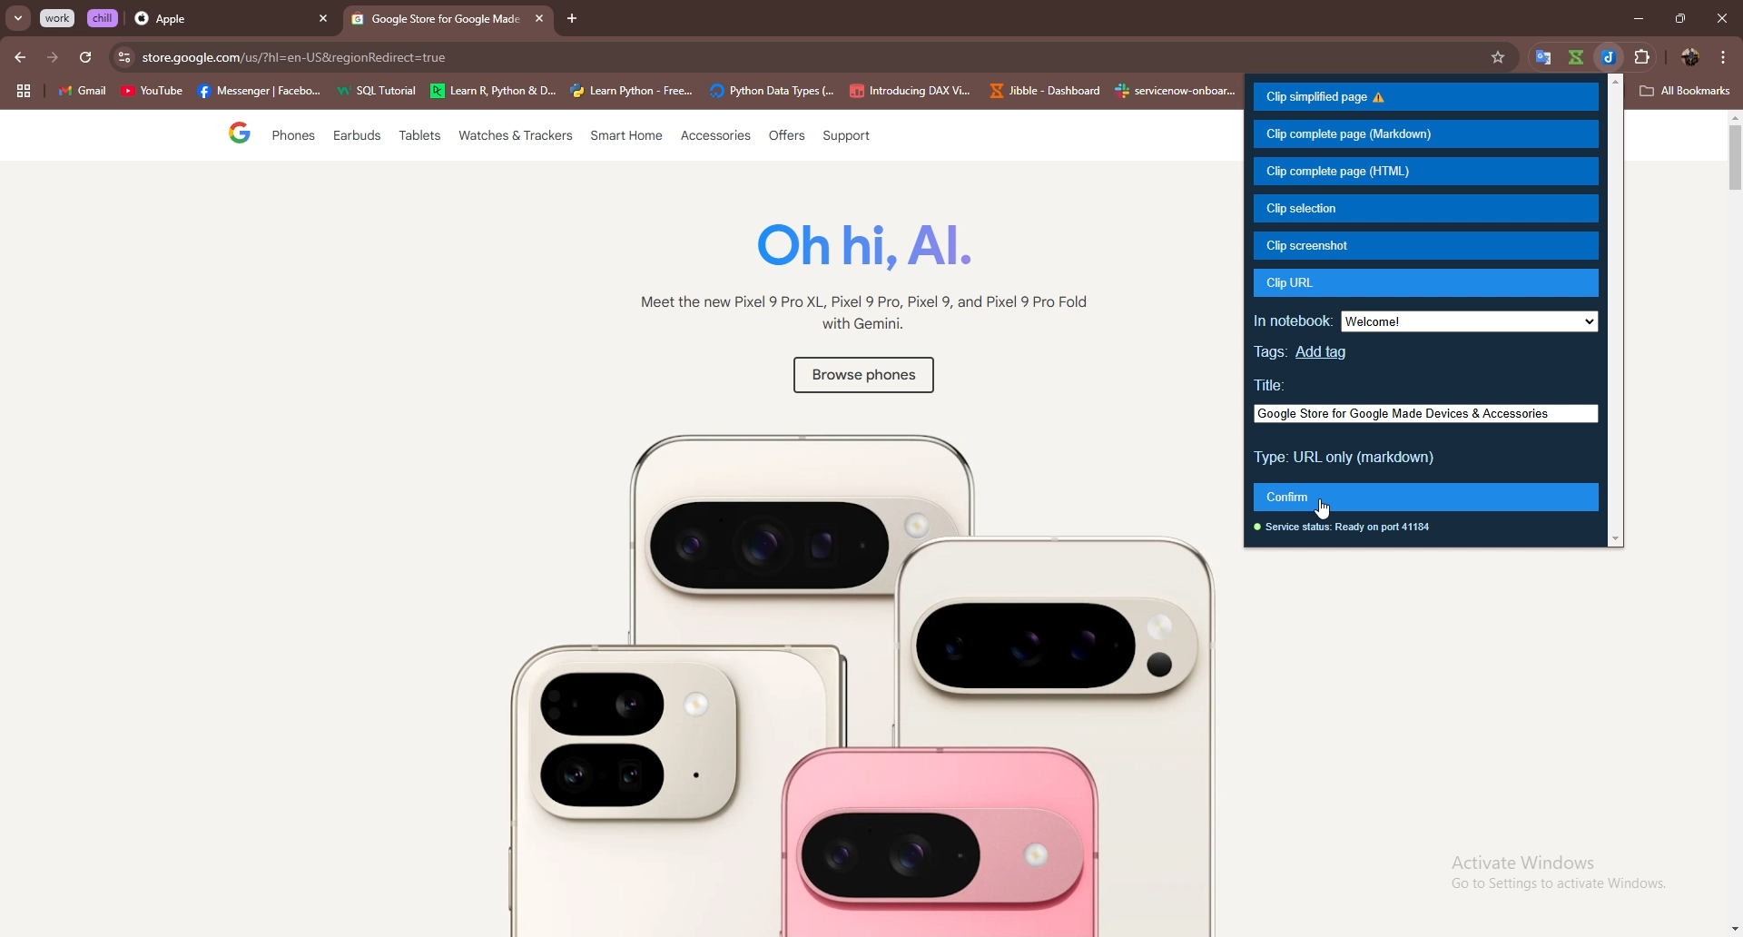 The width and height of the screenshot is (1743, 937). I want to click on close tab, so click(537, 18).